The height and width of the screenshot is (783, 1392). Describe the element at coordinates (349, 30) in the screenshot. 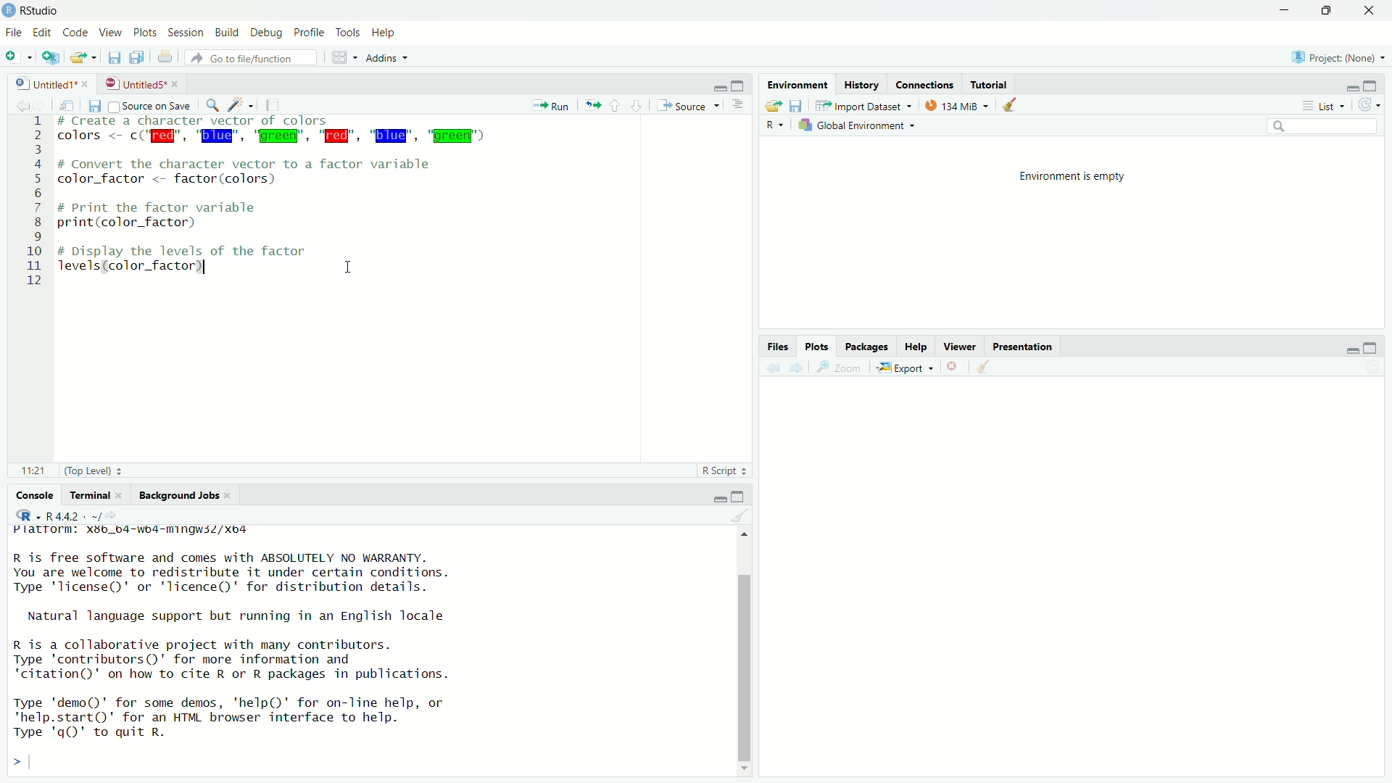

I see `tools` at that location.